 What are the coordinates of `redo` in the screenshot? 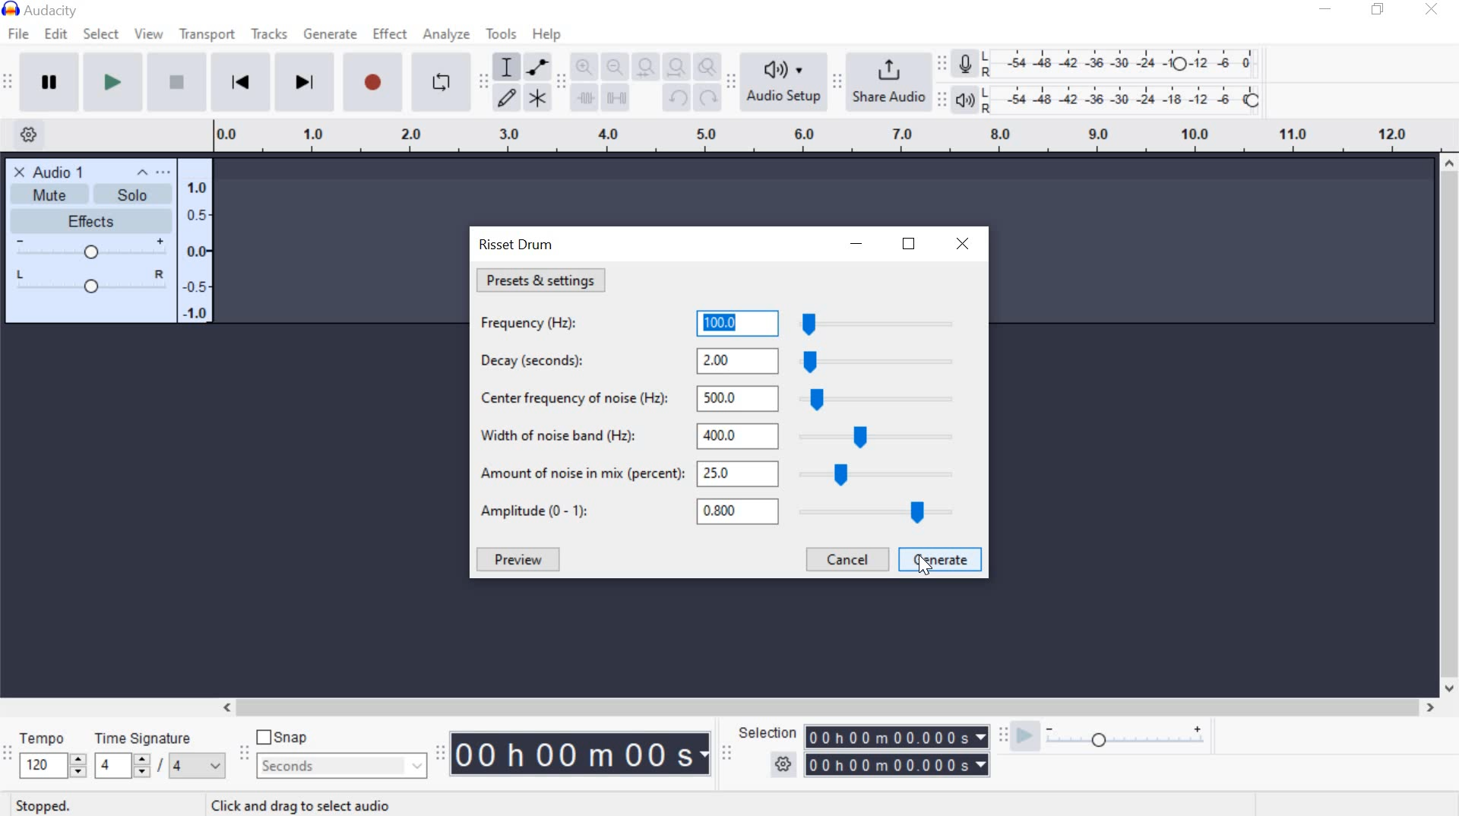 It's located at (707, 96).